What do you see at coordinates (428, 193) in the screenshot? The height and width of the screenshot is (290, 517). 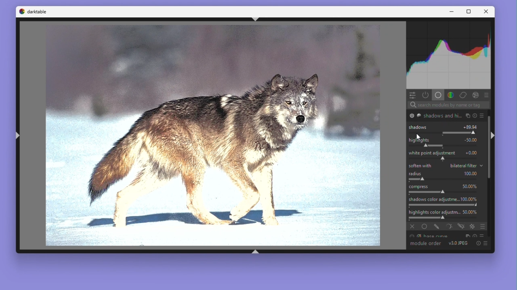 I see `compress the effect on shadows/highligths and preserve mid-tones` at bounding box center [428, 193].